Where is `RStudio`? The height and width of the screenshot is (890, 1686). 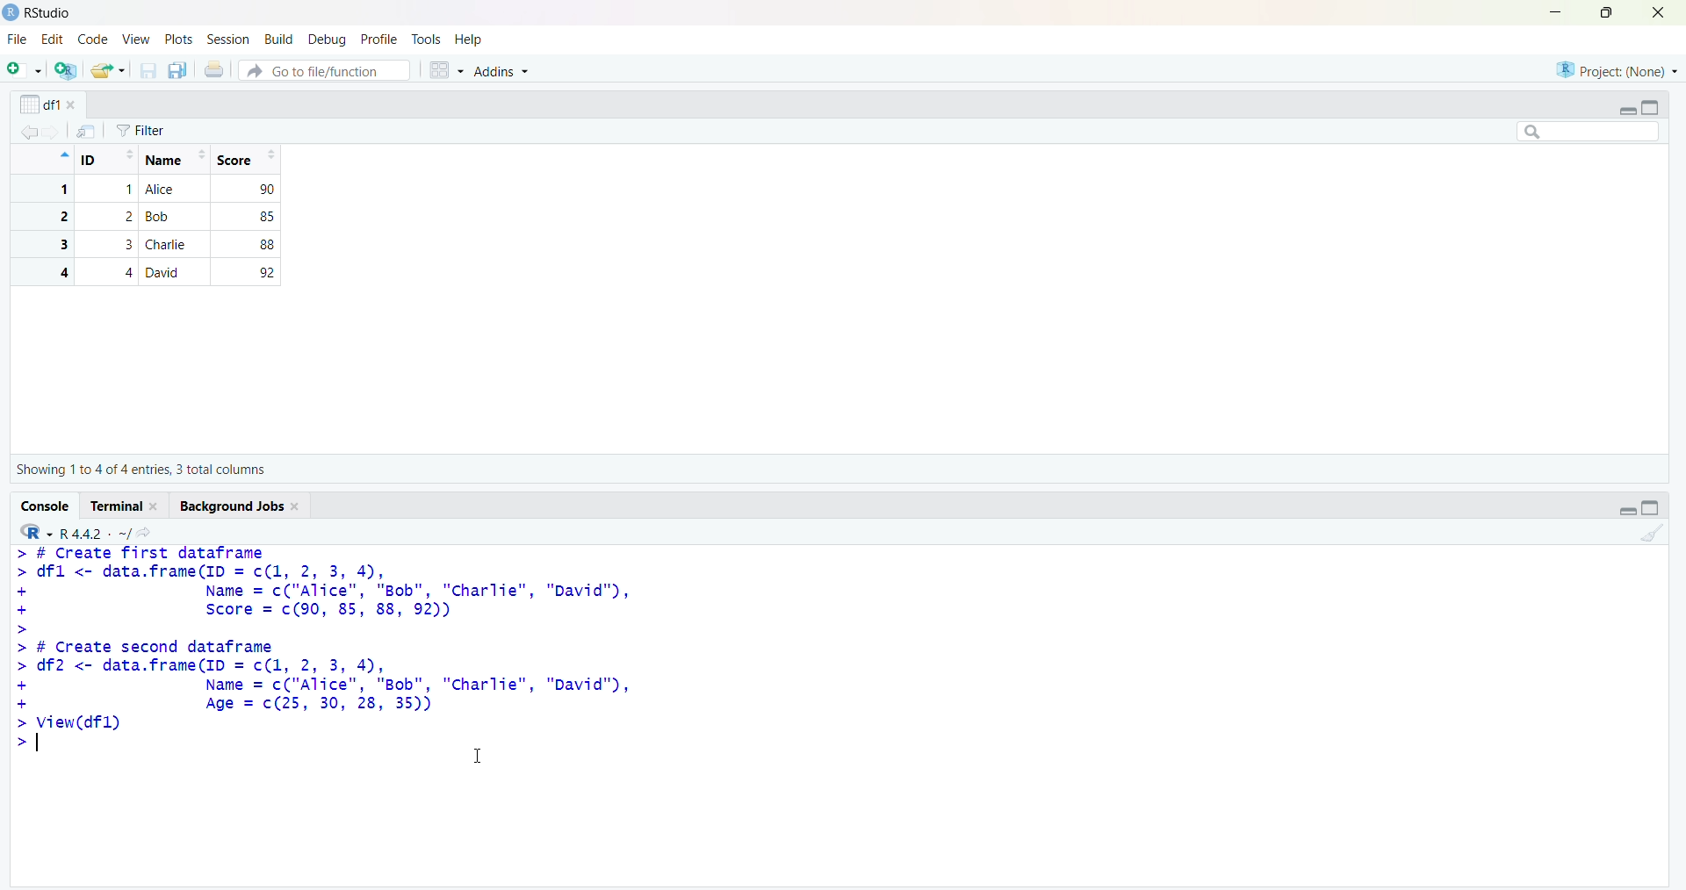
RStudio is located at coordinates (50, 13).